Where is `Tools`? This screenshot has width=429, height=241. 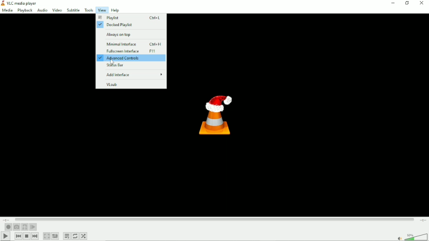
Tools is located at coordinates (89, 10).